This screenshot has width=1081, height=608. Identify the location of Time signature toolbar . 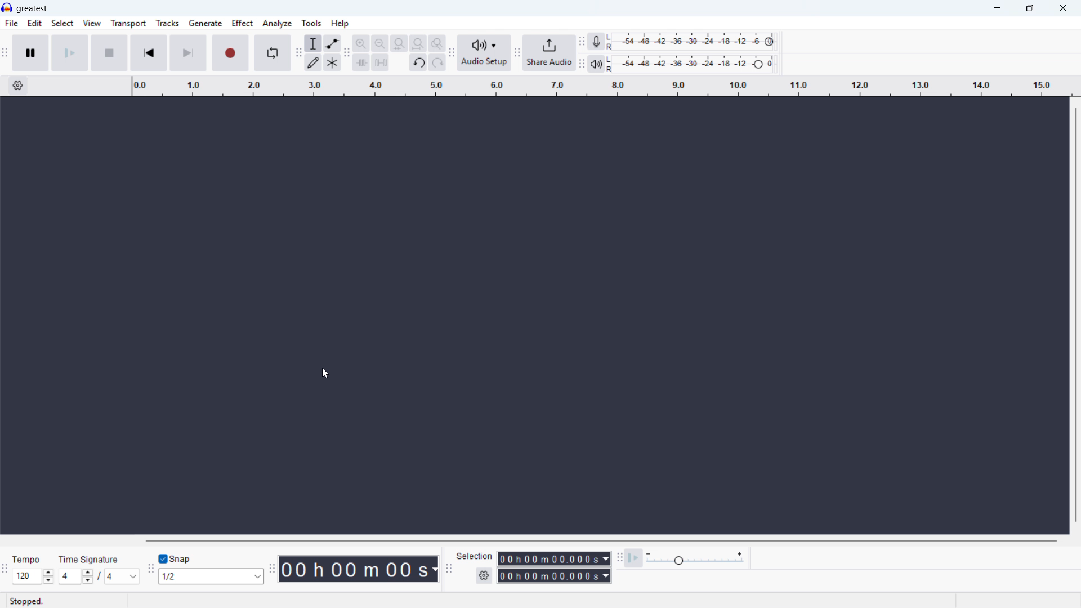
(5, 573).